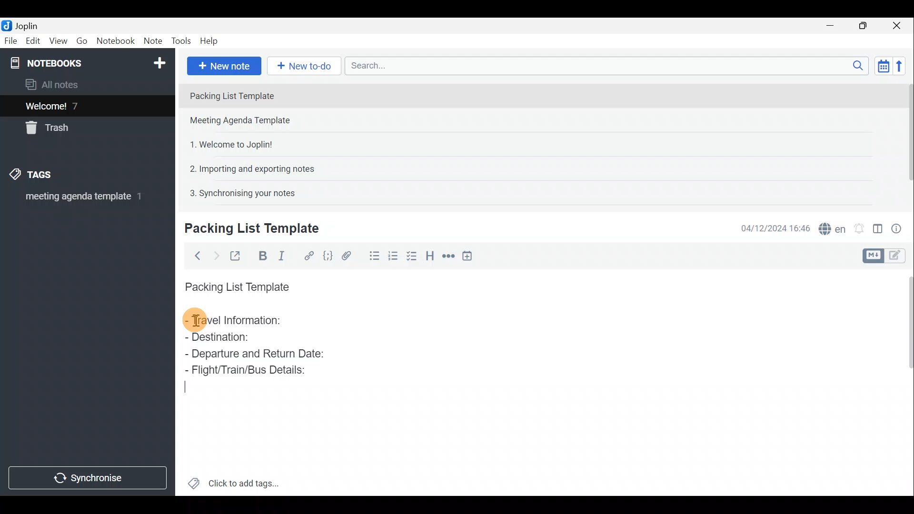  Describe the element at coordinates (830, 227) in the screenshot. I see `Spell checker` at that location.